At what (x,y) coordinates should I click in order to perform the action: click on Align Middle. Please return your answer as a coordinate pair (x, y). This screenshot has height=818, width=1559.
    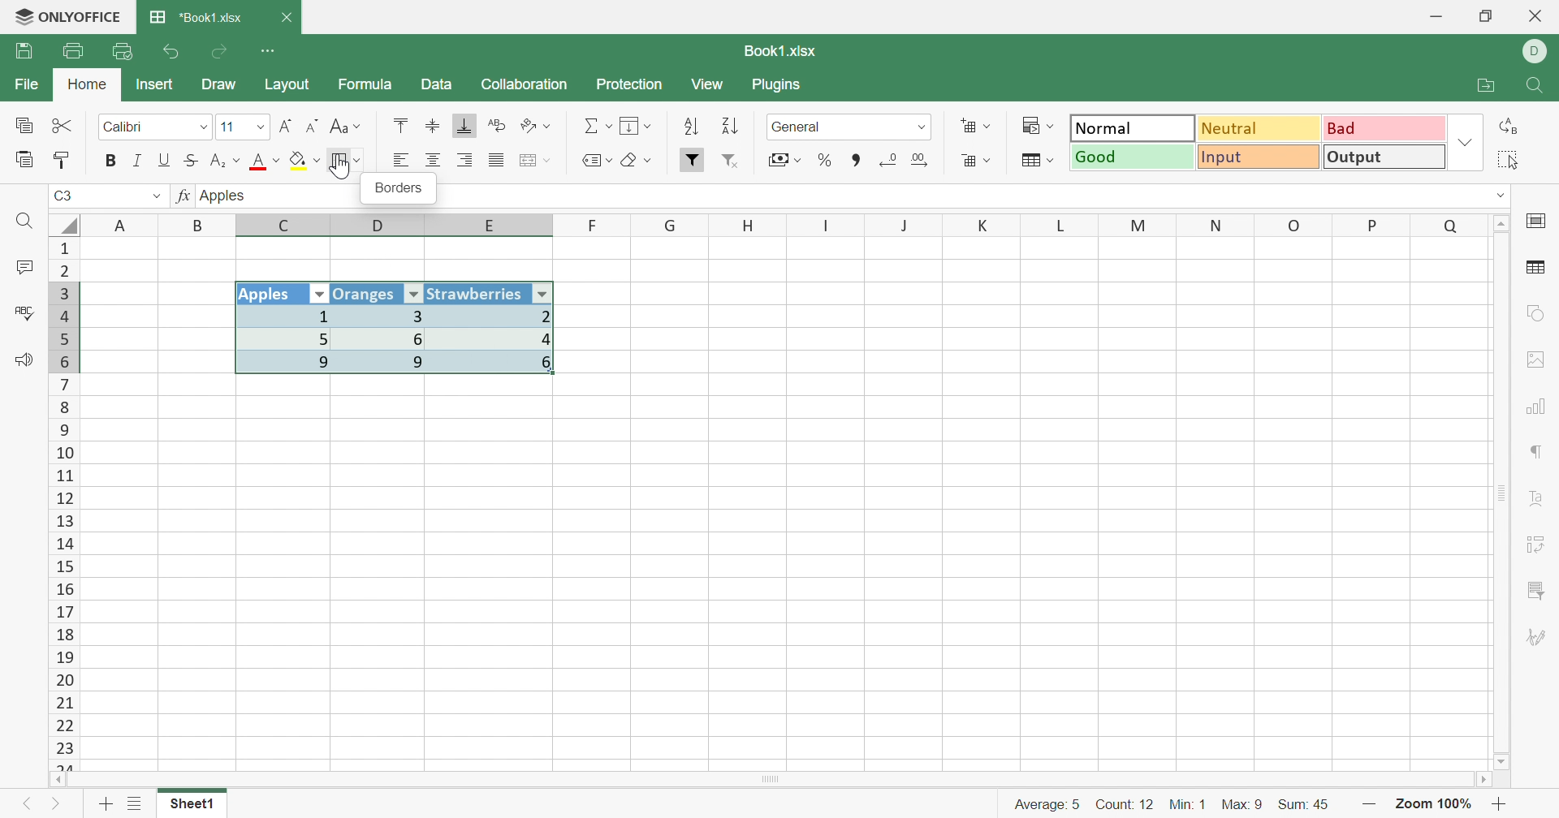
    Looking at the image, I should click on (433, 127).